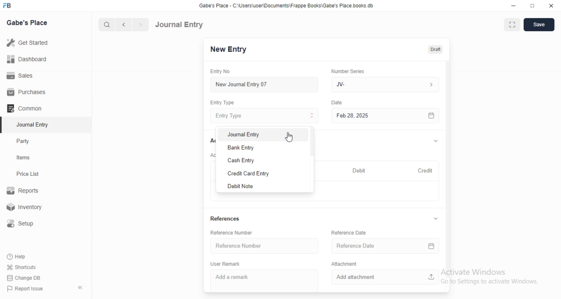 The height and width of the screenshot is (299, 561). Describe the element at coordinates (241, 186) in the screenshot. I see `Debit Note` at that location.